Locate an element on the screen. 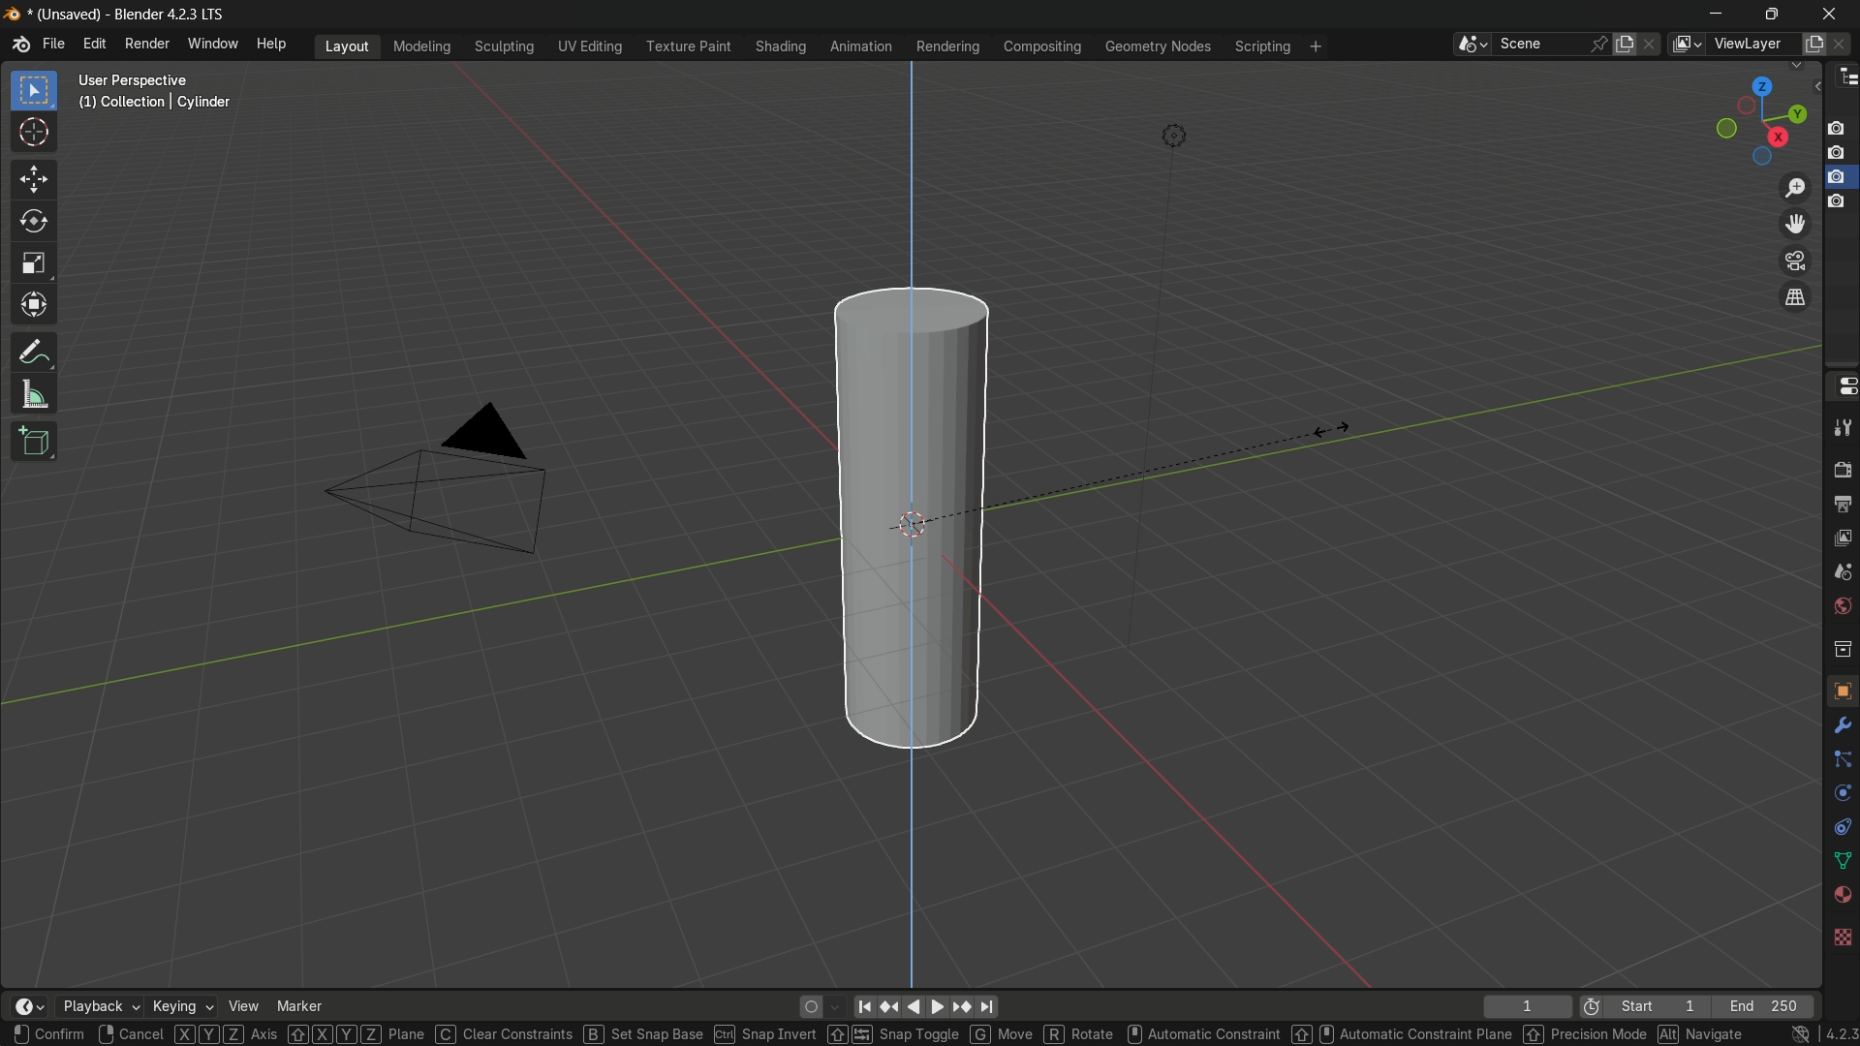 The height and width of the screenshot is (1046, 1860). physics is located at coordinates (1841, 796).